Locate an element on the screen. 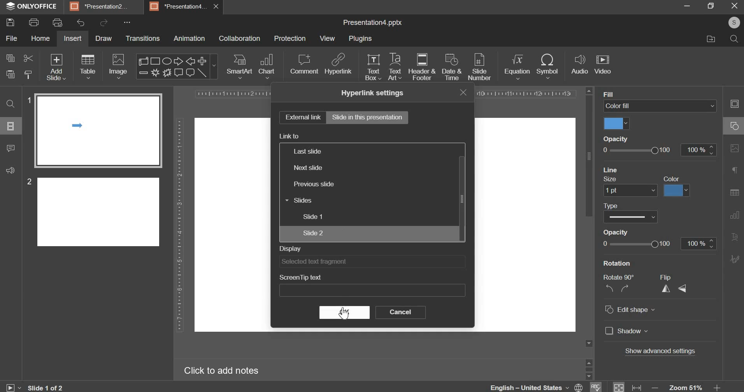 The height and width of the screenshot is (392, 744). shapes is located at coordinates (177, 66).